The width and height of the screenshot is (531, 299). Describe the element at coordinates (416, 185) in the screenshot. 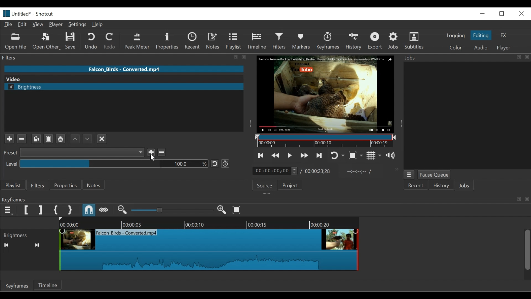

I see `Recent` at that location.